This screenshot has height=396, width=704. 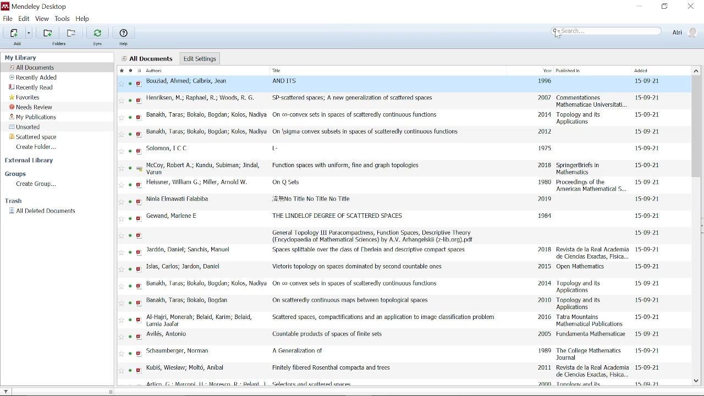 I want to click on Groups, so click(x=33, y=174).